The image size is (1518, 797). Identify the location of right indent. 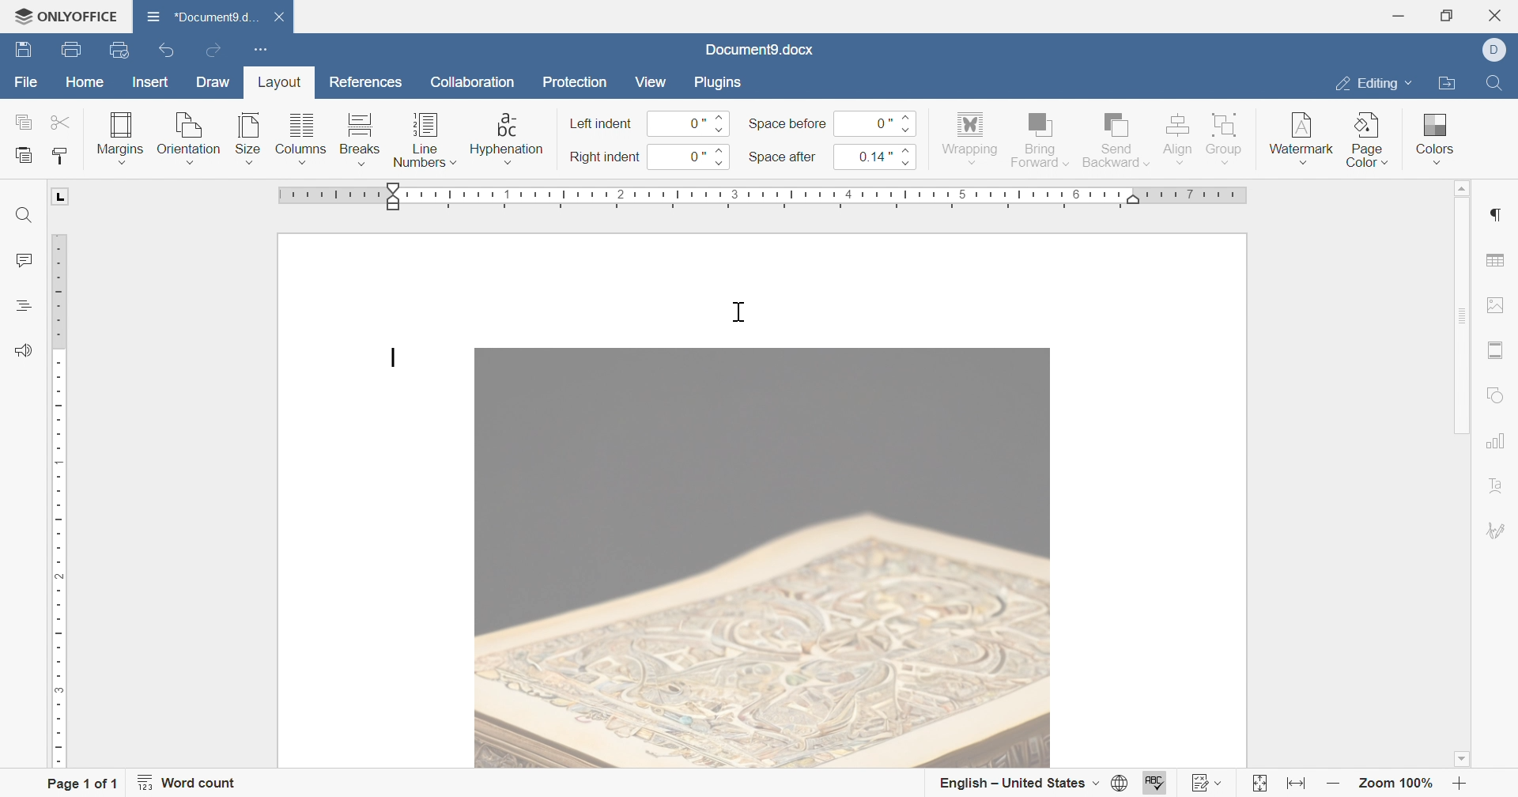
(605, 158).